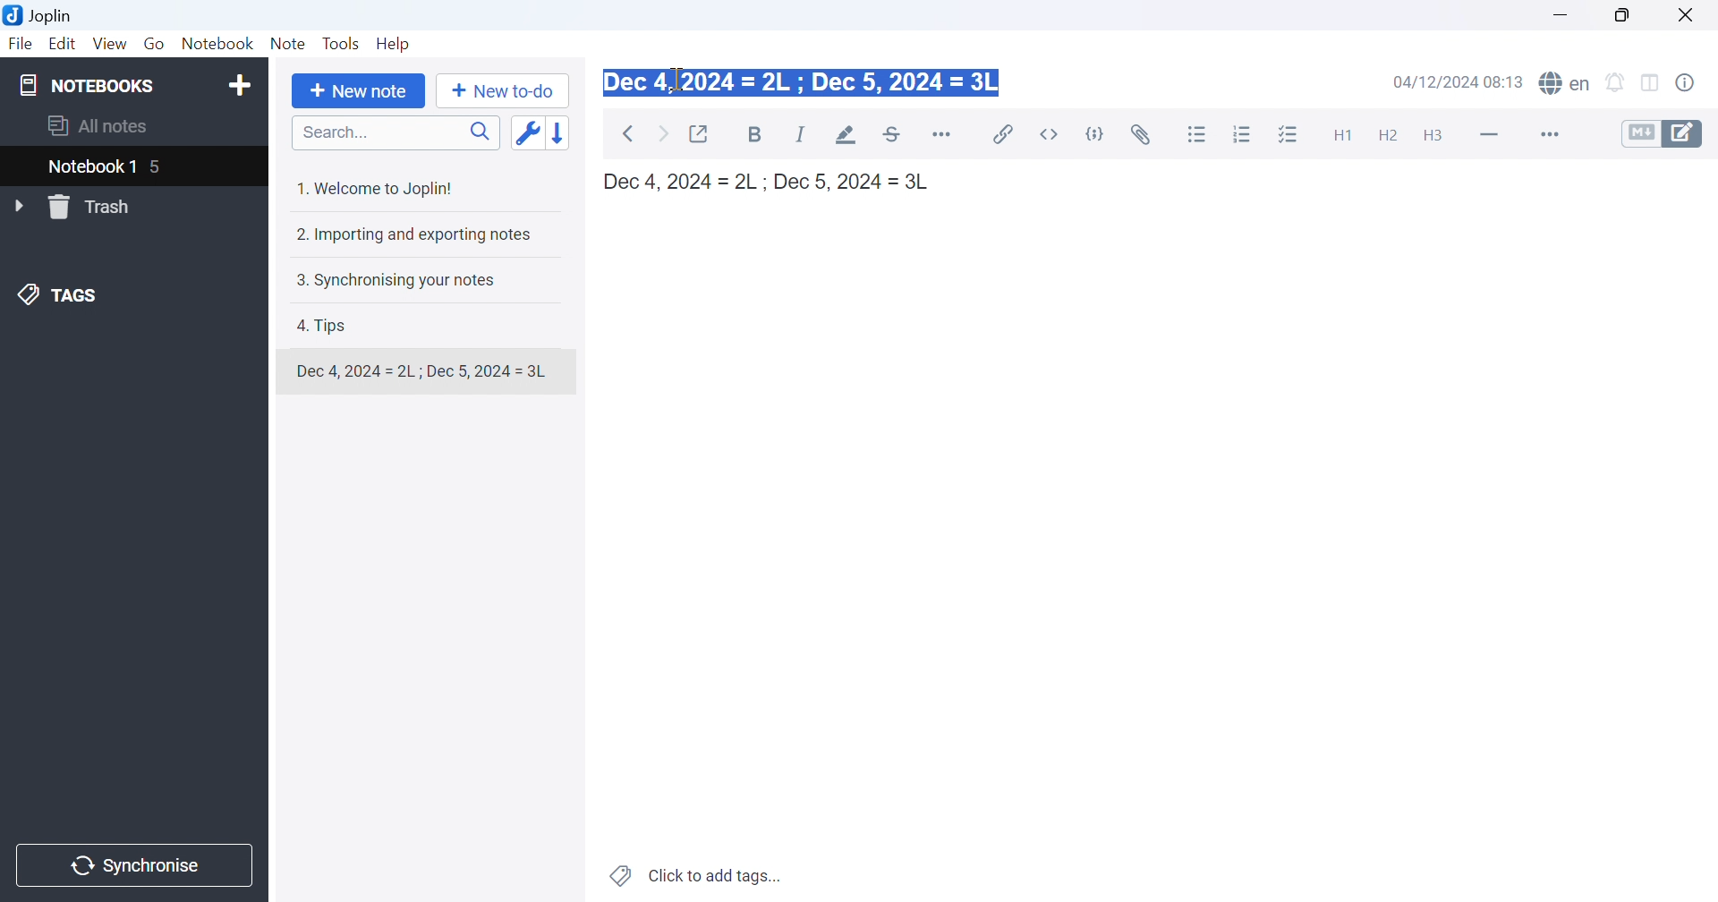 This screenshot has height=902, width=1718. I want to click on Horizontal, so click(946, 134).